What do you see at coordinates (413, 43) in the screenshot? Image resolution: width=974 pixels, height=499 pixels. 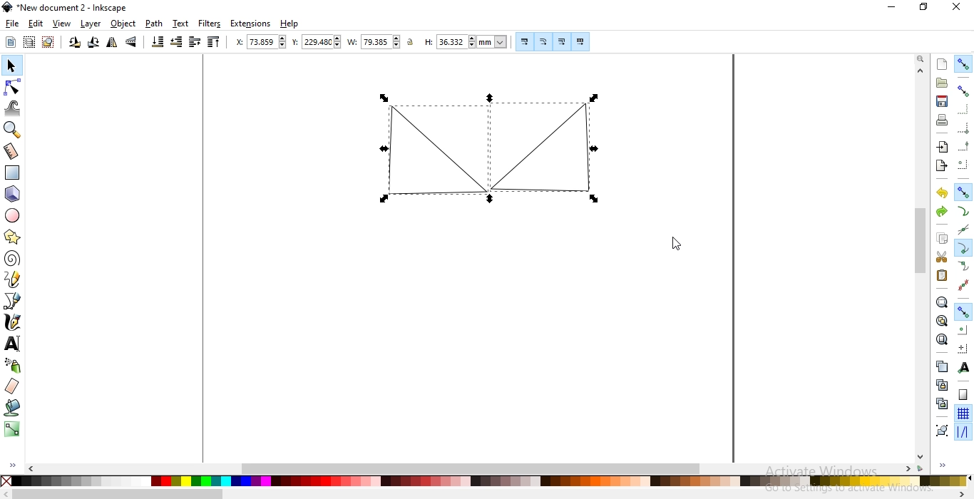 I see `unlock` at bounding box center [413, 43].